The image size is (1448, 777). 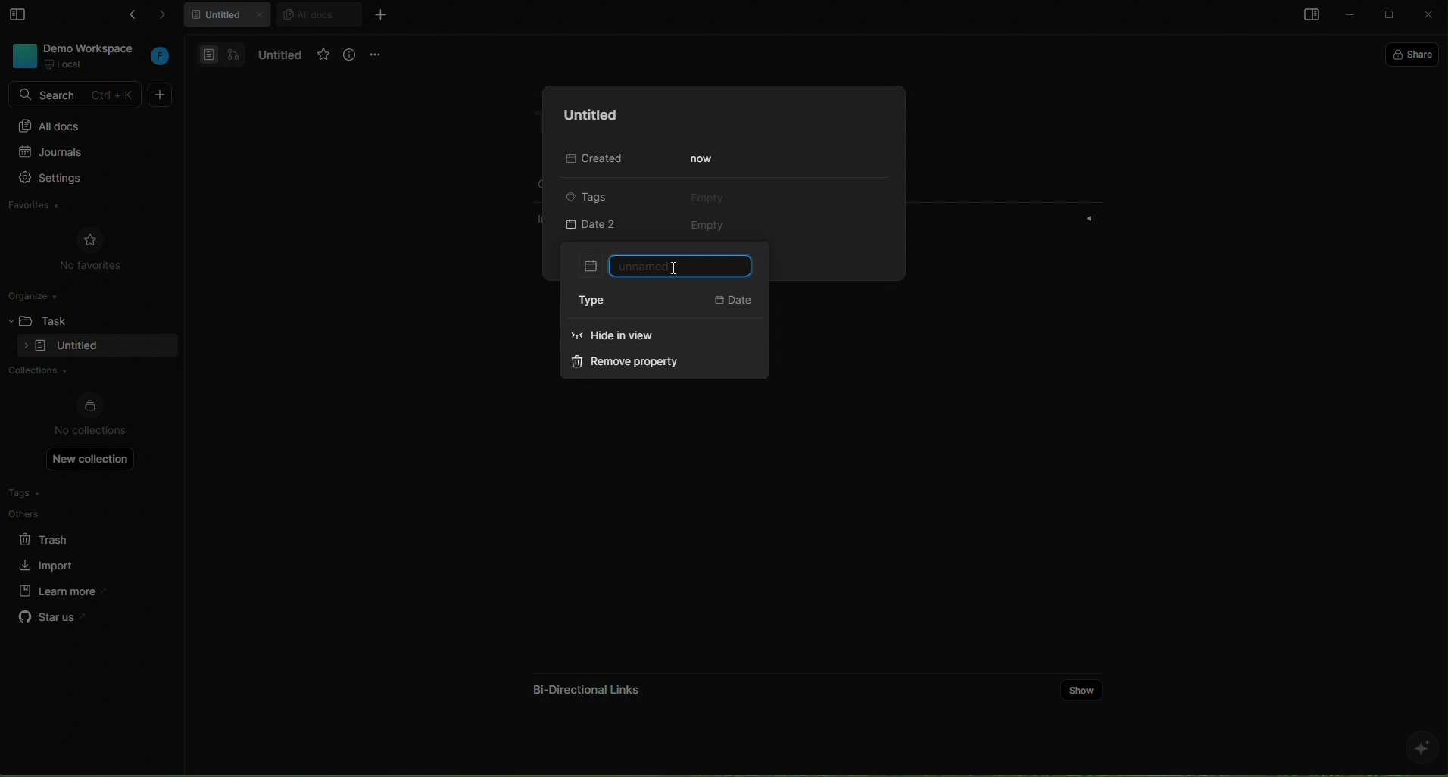 What do you see at coordinates (61, 319) in the screenshot?
I see `task` at bounding box center [61, 319].